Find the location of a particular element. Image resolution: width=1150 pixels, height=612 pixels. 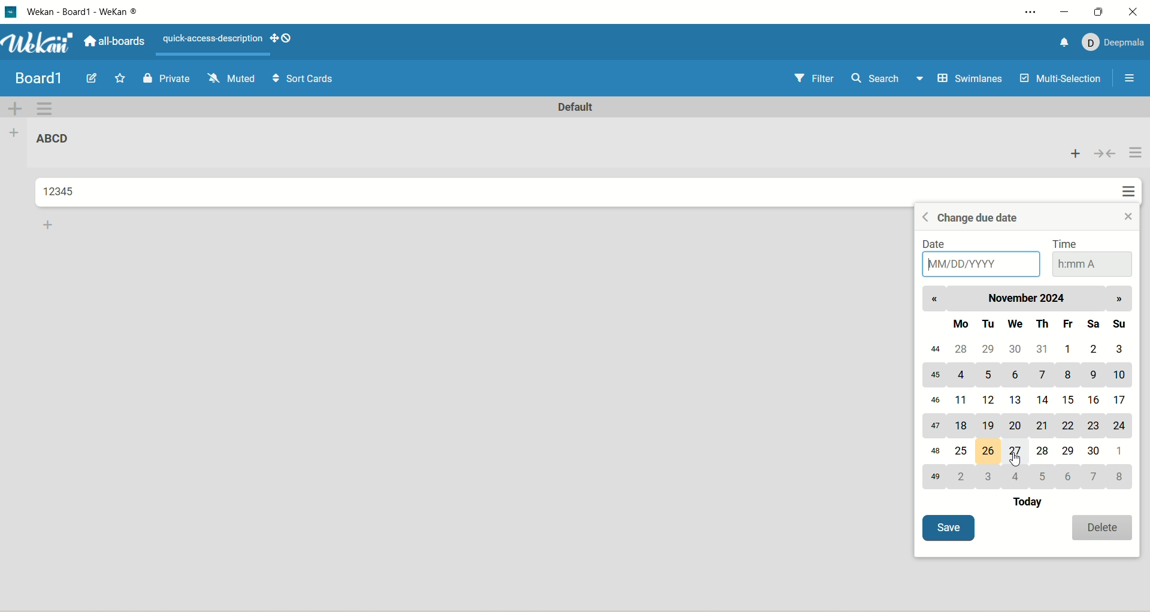

wekan is located at coordinates (42, 43).